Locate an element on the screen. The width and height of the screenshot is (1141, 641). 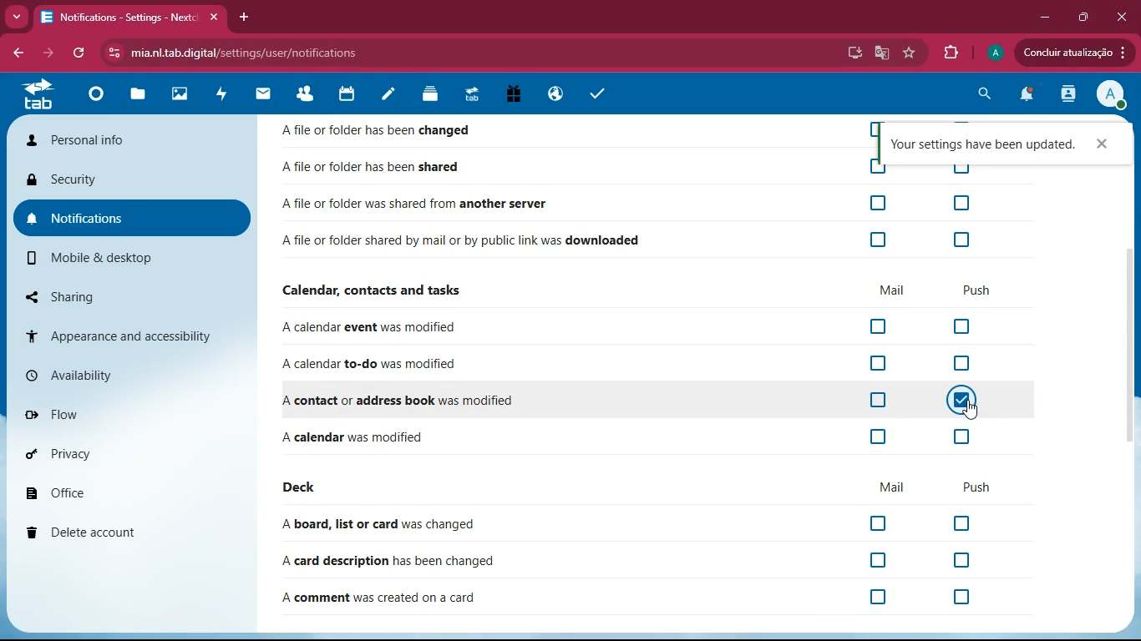
activity is located at coordinates (1064, 95).